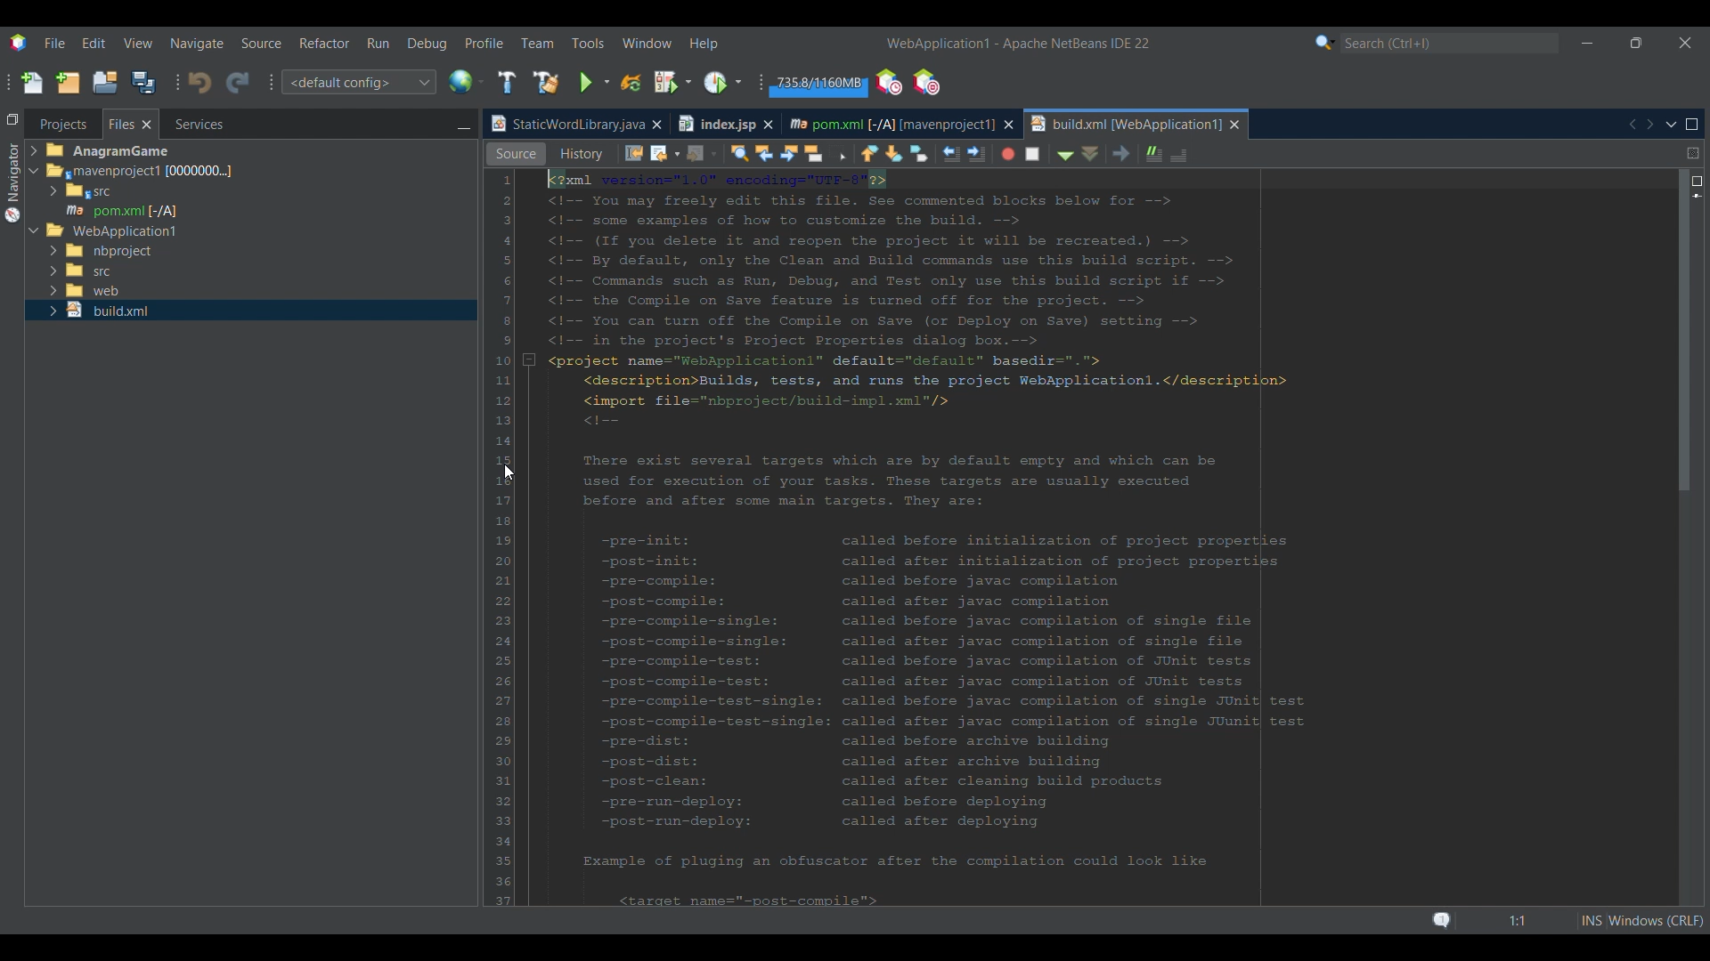 This screenshot has width=1710, height=961. I want to click on Services, current tab highlighted, so click(190, 124).